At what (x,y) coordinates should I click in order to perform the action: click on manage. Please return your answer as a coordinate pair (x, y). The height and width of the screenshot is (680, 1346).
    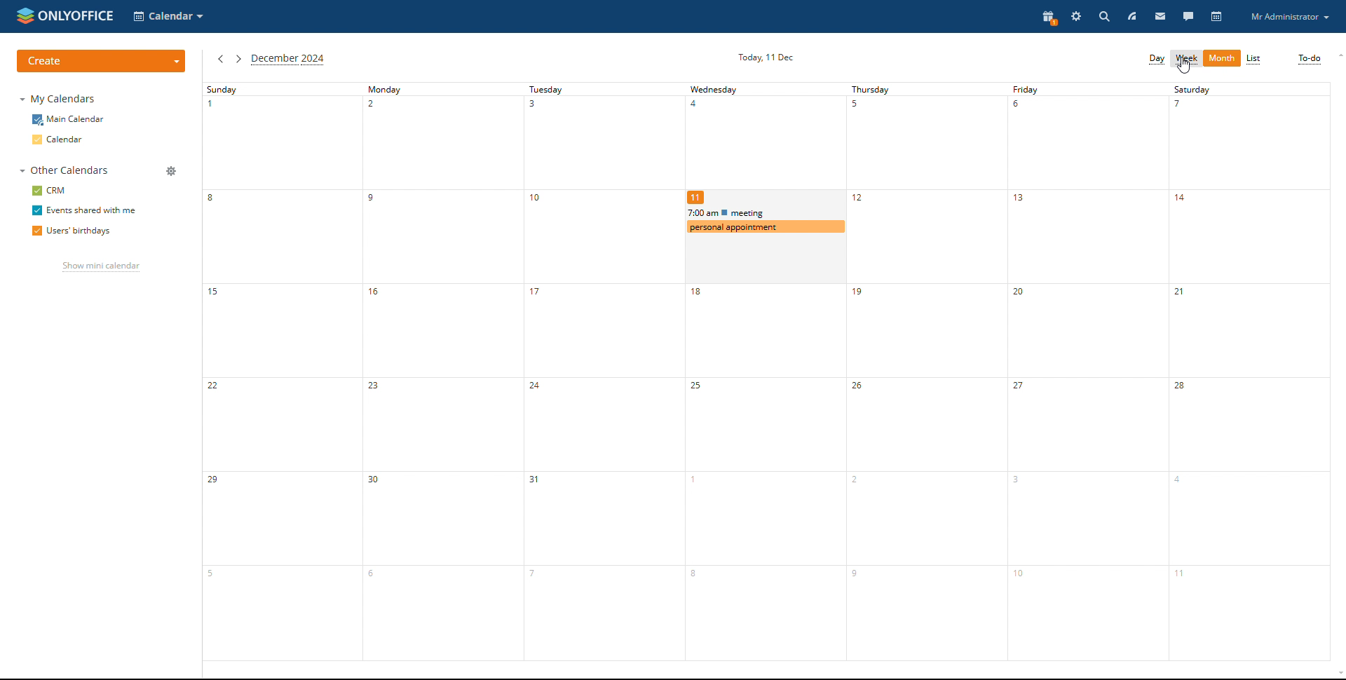
    Looking at the image, I should click on (172, 171).